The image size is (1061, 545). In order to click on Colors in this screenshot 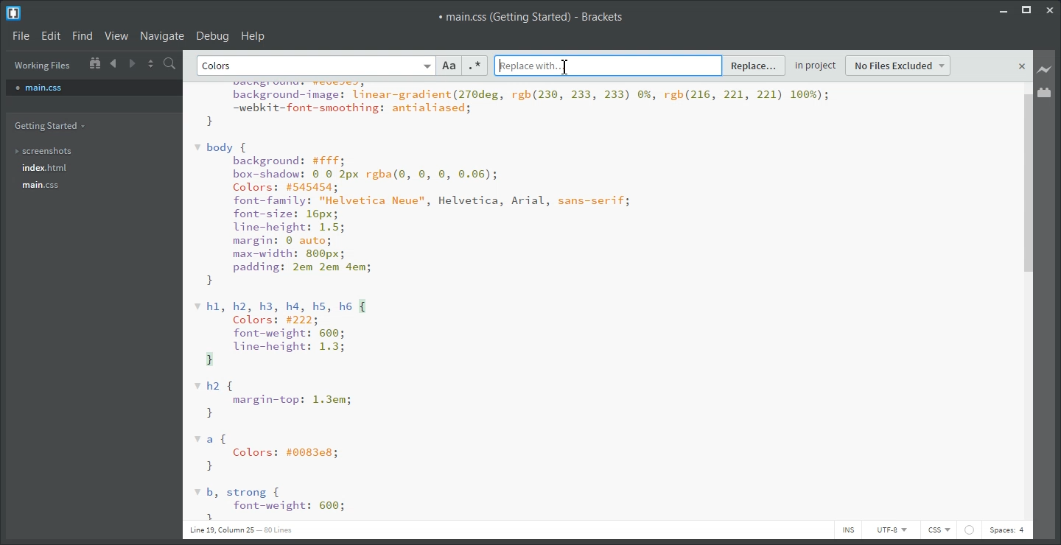, I will do `click(220, 66)`.